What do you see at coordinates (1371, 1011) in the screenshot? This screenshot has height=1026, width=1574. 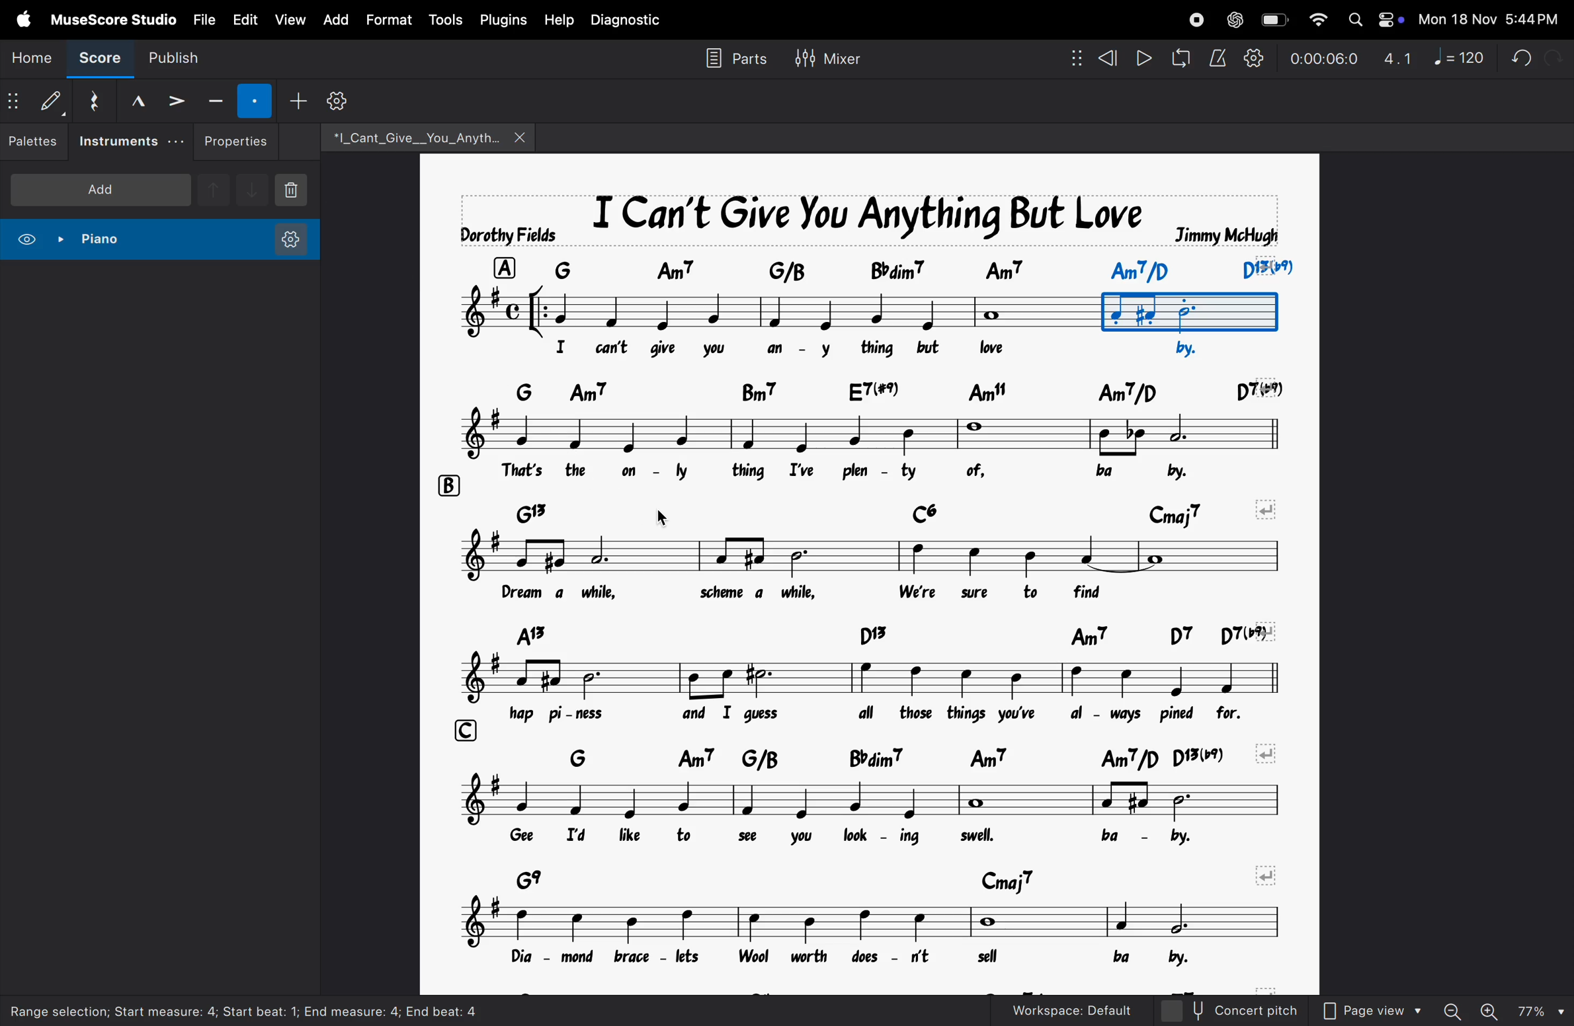 I see `page view` at bounding box center [1371, 1011].